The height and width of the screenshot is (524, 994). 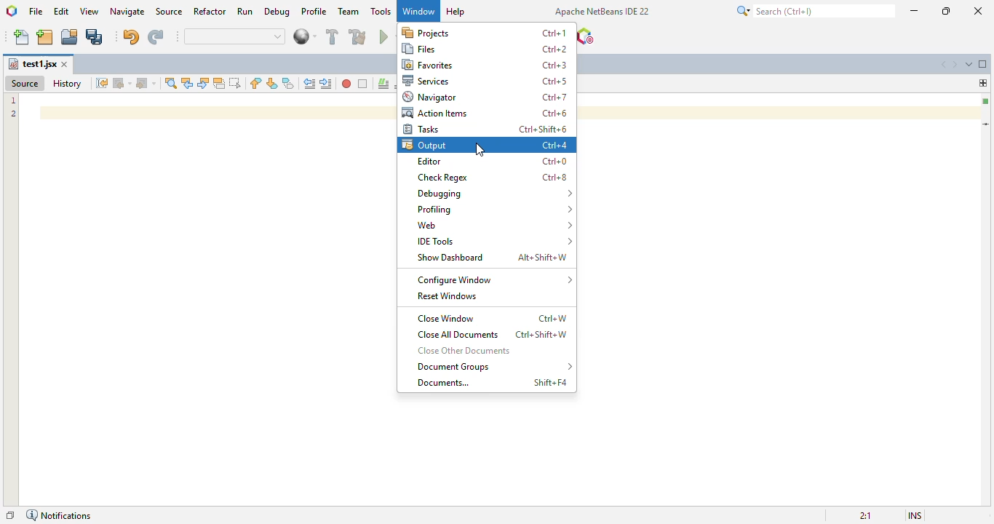 I want to click on scroll documents left, so click(x=945, y=65).